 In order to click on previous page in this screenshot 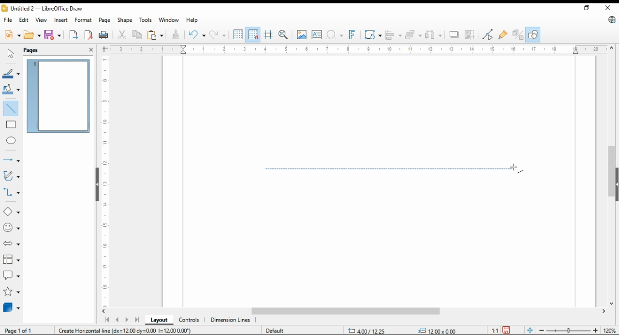, I will do `click(118, 320)`.